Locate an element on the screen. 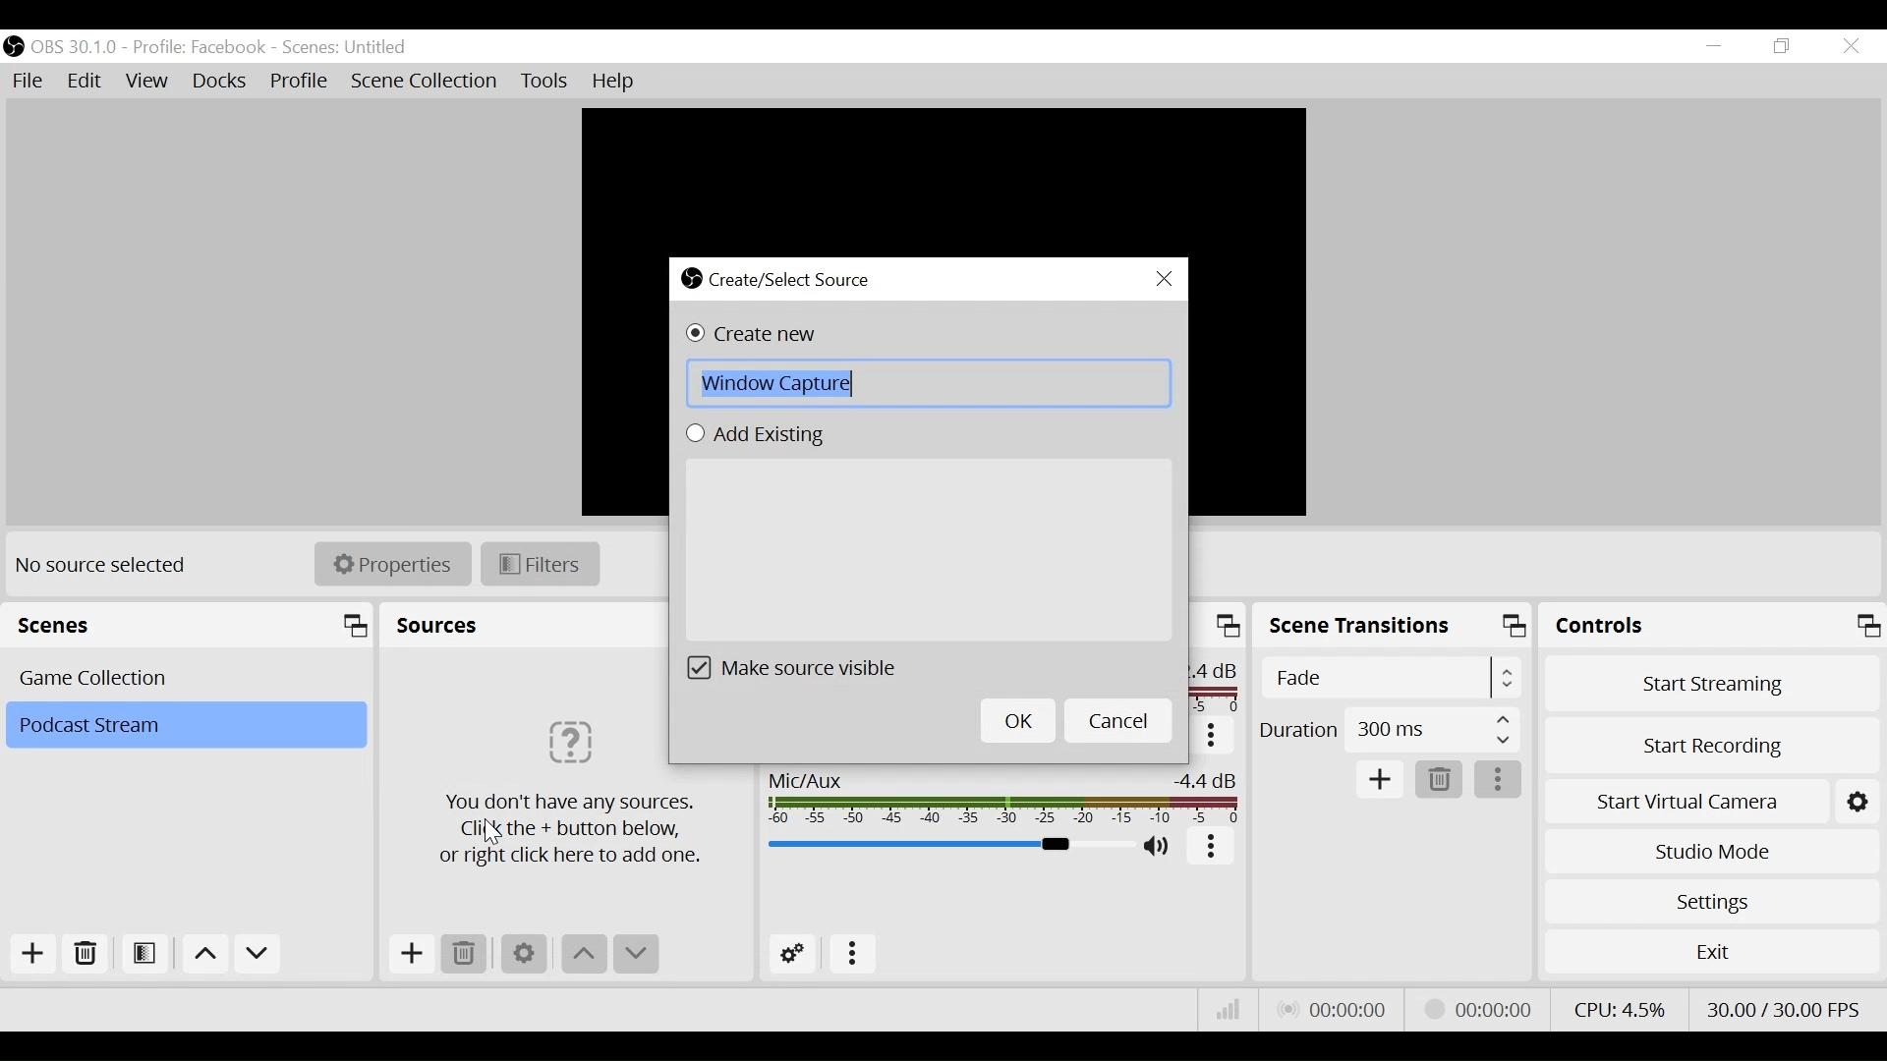 This screenshot has width=1887, height=1061. Open Scene Filter is located at coordinates (143, 953).